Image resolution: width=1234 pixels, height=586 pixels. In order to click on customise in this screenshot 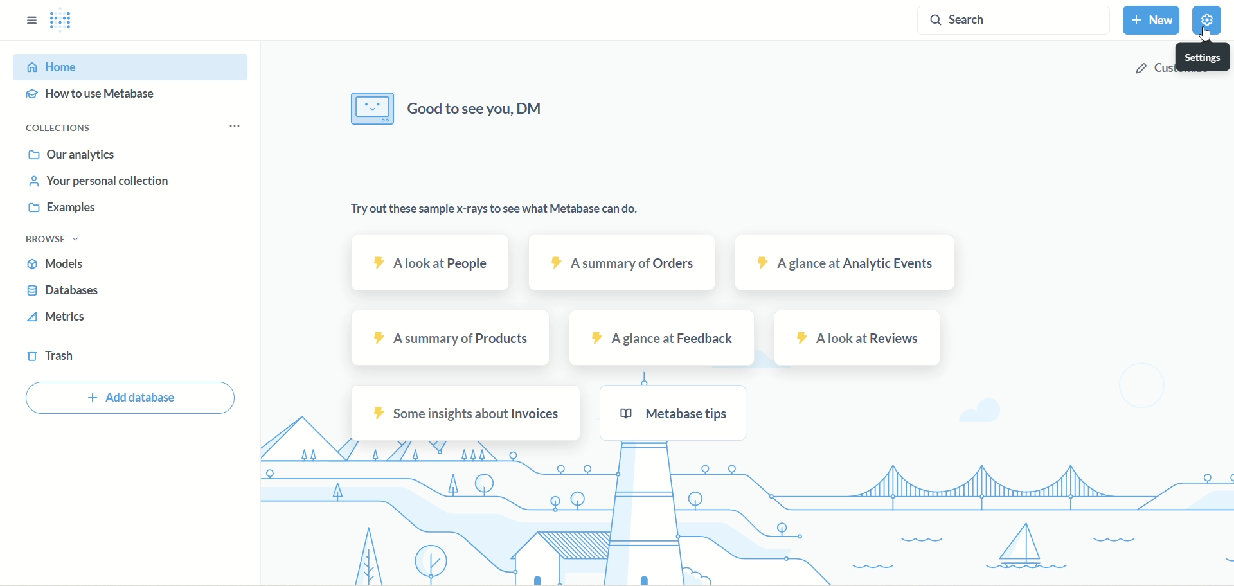, I will do `click(1177, 69)`.